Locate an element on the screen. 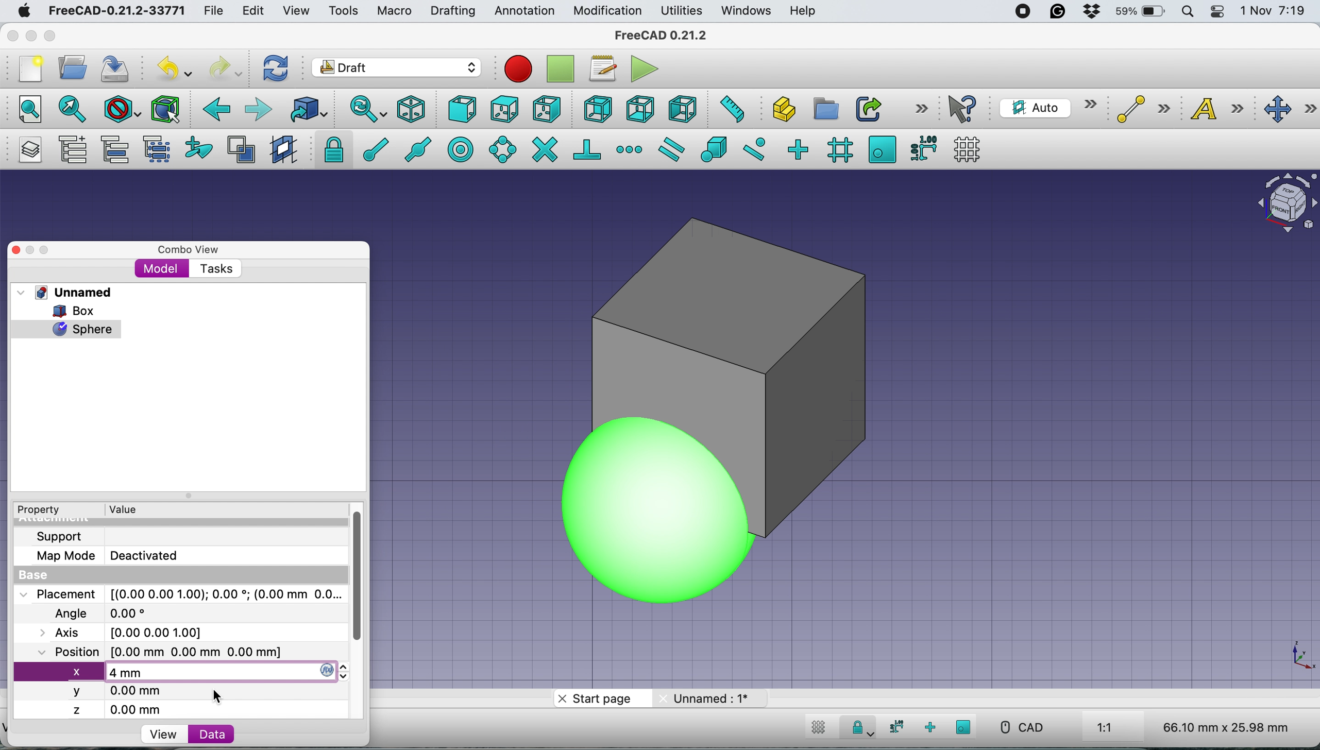  top is located at coordinates (504, 108).